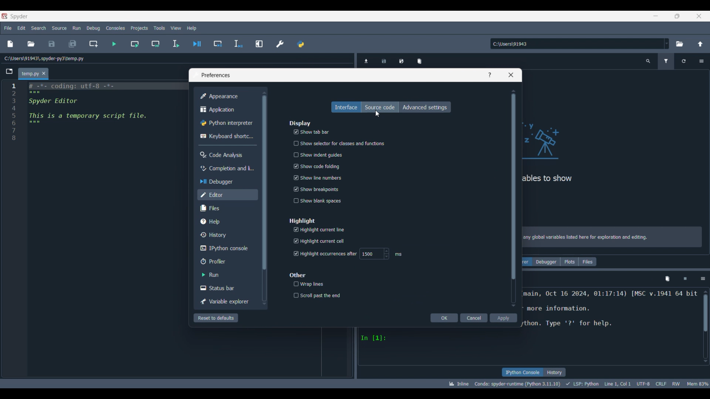 The width and height of the screenshot is (710, 399). I want to click on Close, so click(511, 75).